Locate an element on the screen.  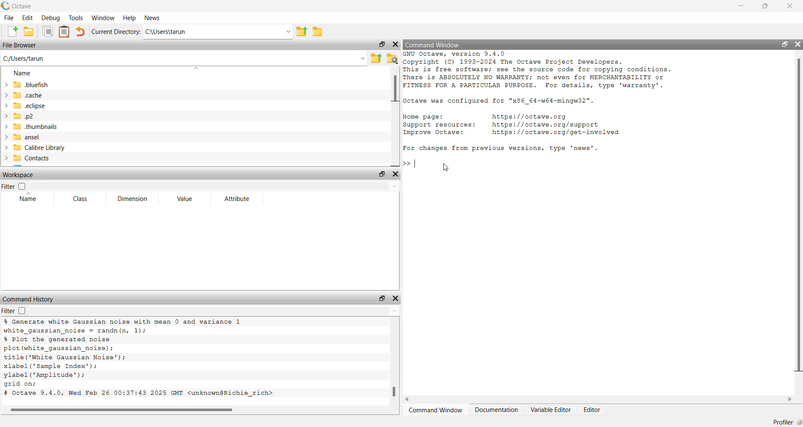
dropdown is located at coordinates (216, 186).